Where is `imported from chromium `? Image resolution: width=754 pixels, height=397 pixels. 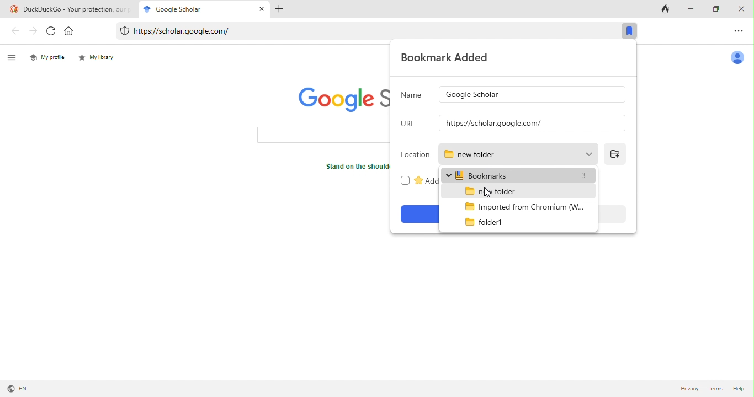
imported from chromium  is located at coordinates (527, 206).